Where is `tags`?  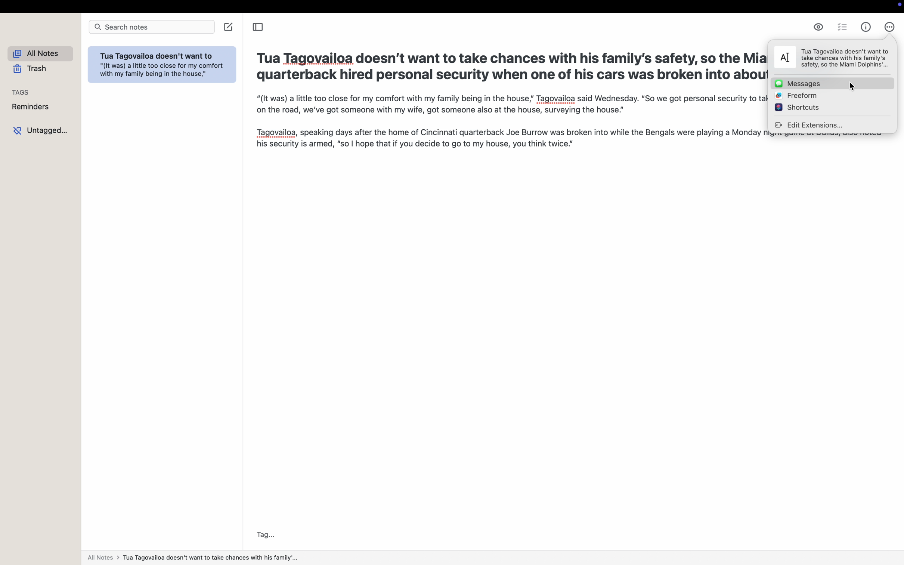 tags is located at coordinates (22, 90).